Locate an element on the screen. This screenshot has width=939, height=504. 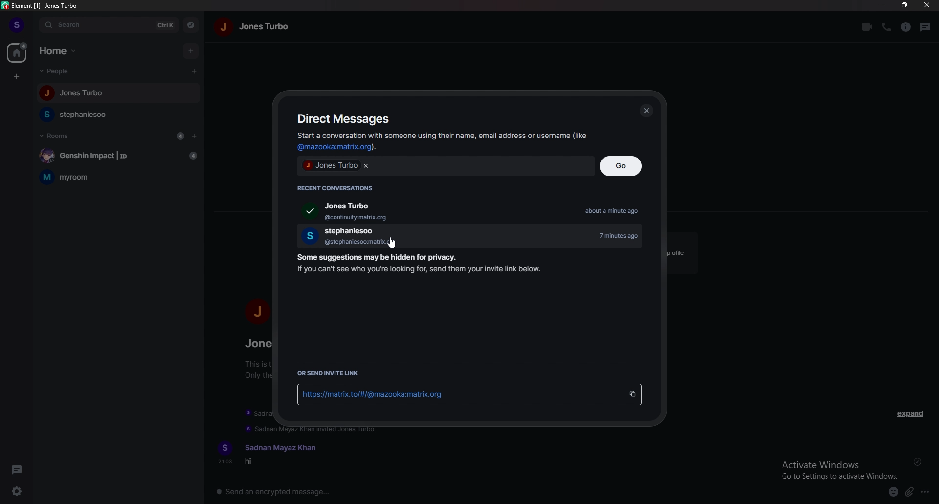
add room is located at coordinates (195, 136).